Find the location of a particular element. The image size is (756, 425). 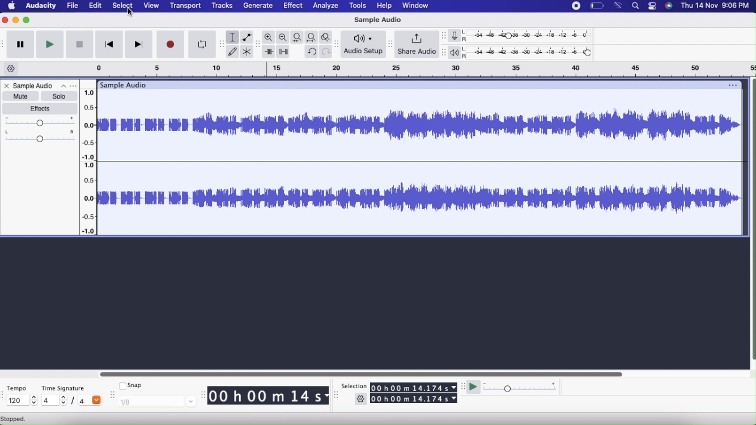

Play is located at coordinates (51, 44).